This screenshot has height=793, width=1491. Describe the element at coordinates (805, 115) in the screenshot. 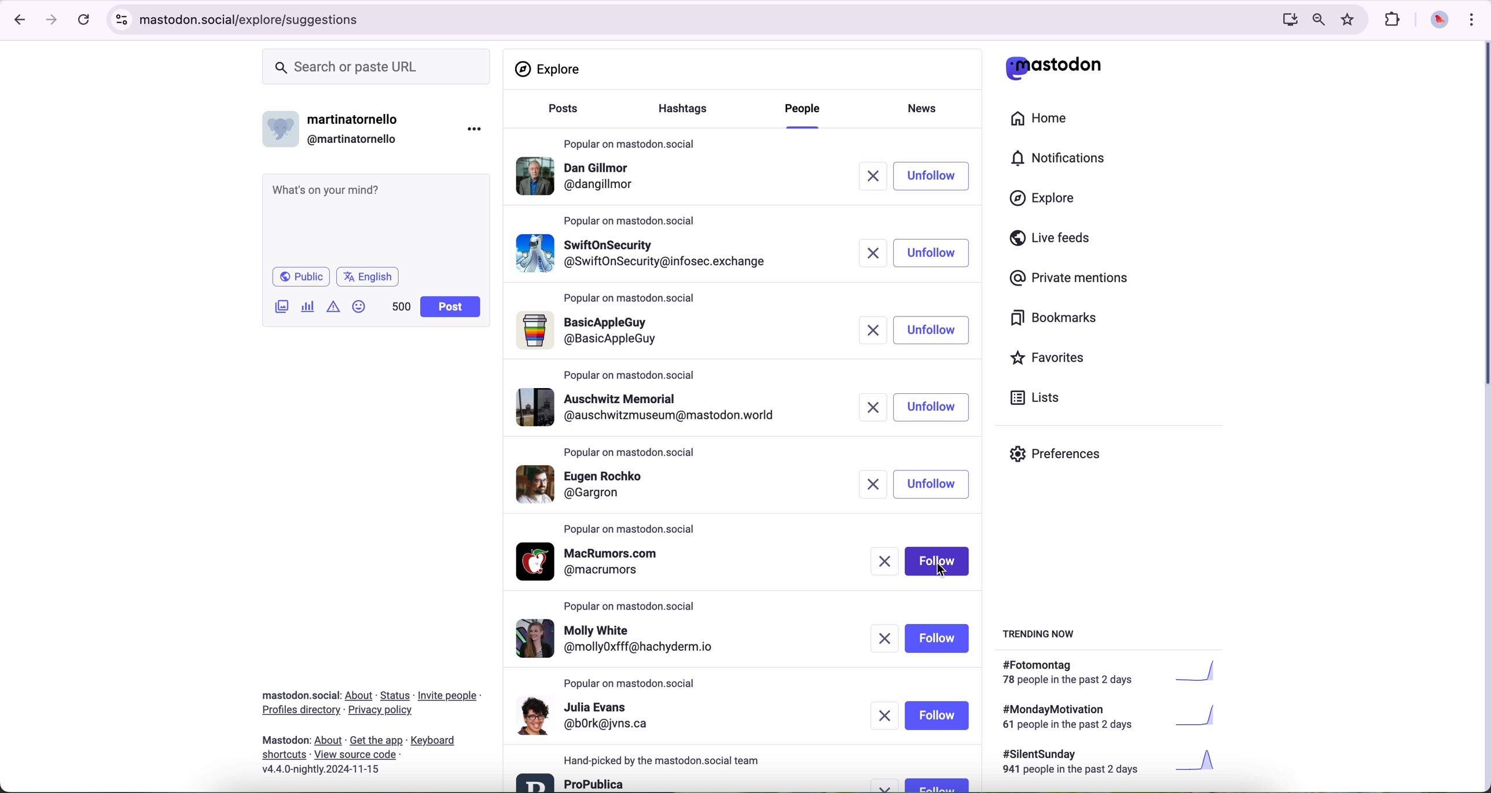

I see `click on people` at that location.